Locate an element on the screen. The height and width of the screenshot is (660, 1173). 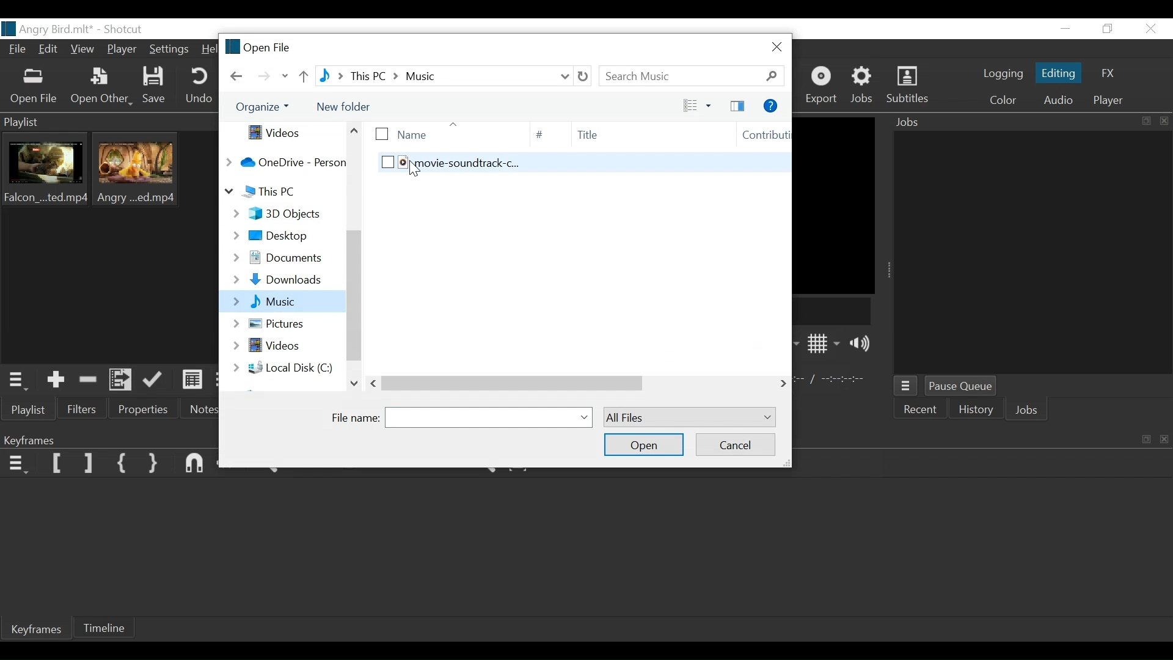
Filter is located at coordinates (82, 409).